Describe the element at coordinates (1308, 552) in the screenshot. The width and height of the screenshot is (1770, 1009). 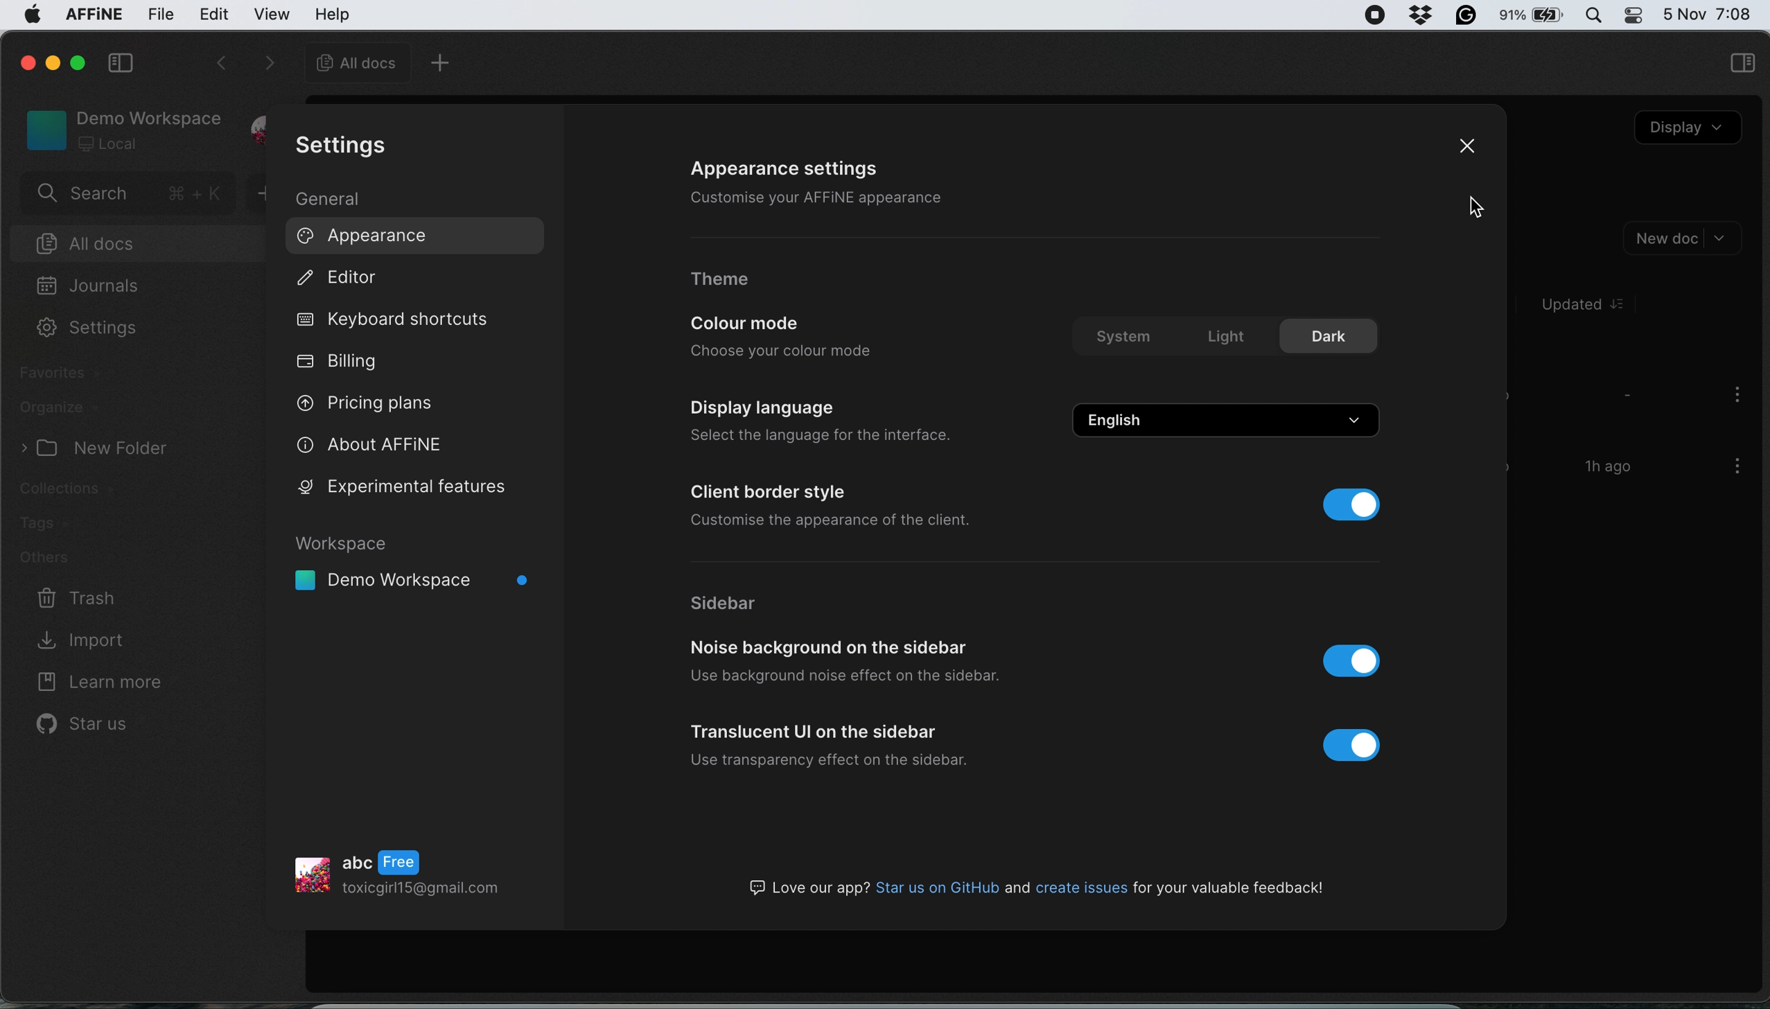
I see `change password` at that location.